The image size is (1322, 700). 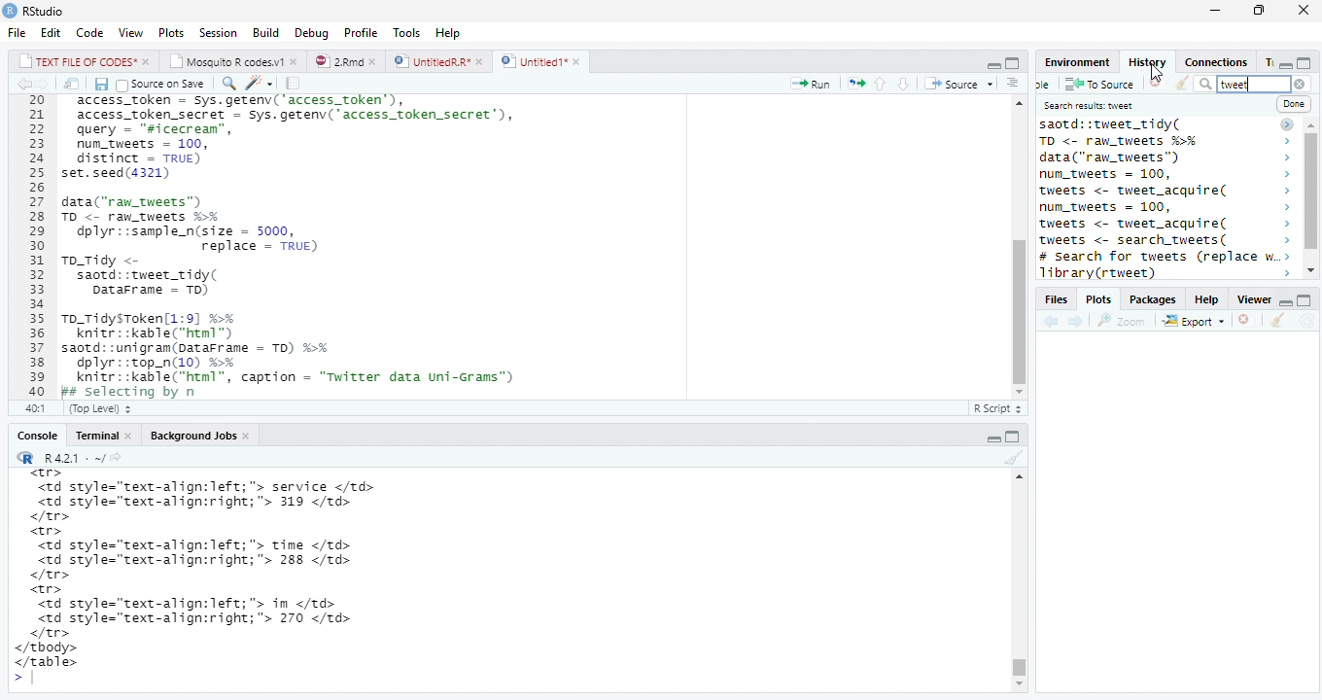 I want to click on tweet, so click(x=1255, y=84).